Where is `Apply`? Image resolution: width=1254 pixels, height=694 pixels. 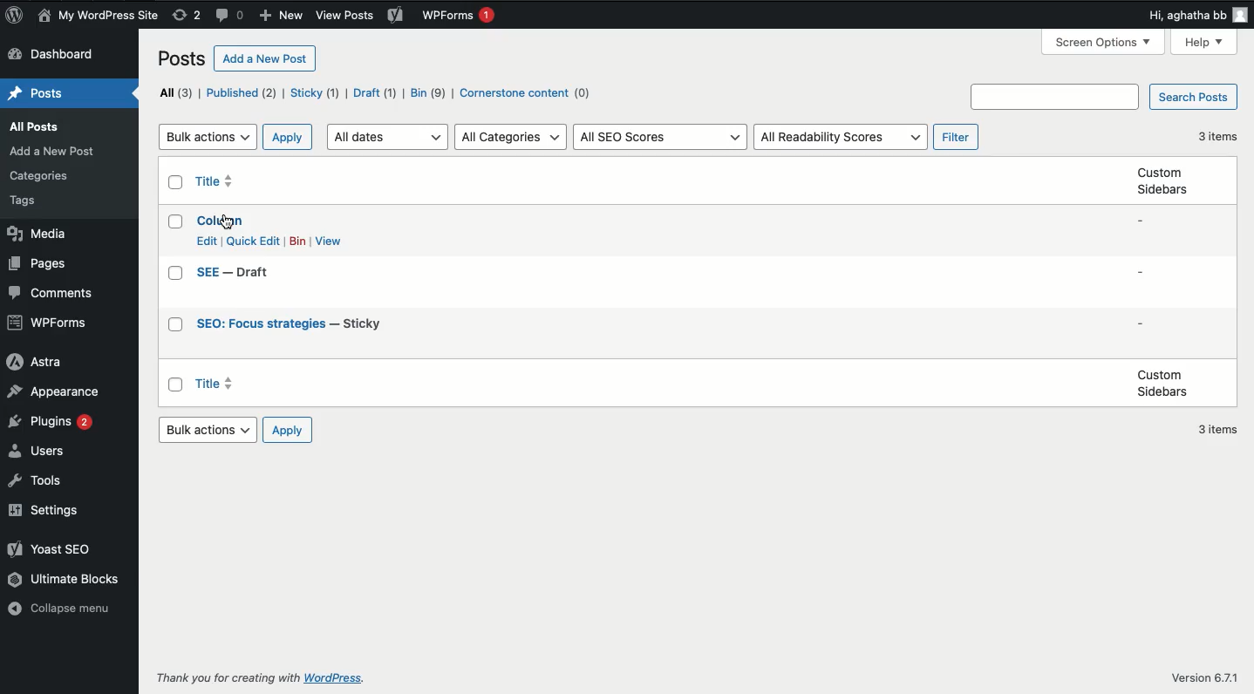
Apply is located at coordinates (288, 429).